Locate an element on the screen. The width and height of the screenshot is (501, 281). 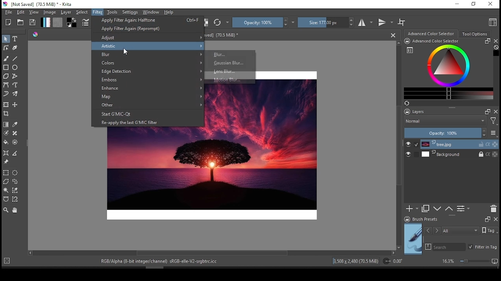
tags is located at coordinates (451, 230).